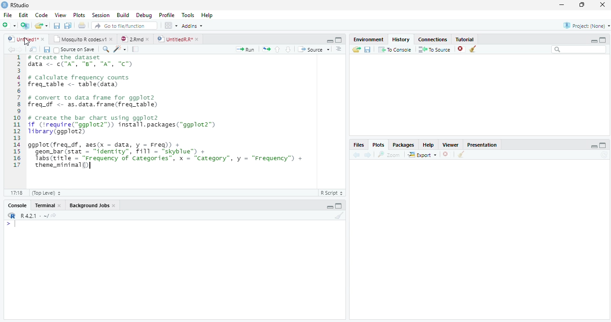  Describe the element at coordinates (57, 26) in the screenshot. I see `Save` at that location.